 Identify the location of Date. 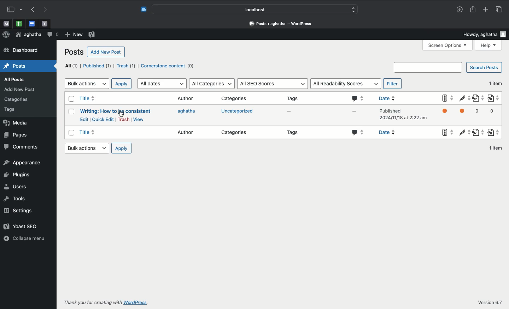
(387, 132).